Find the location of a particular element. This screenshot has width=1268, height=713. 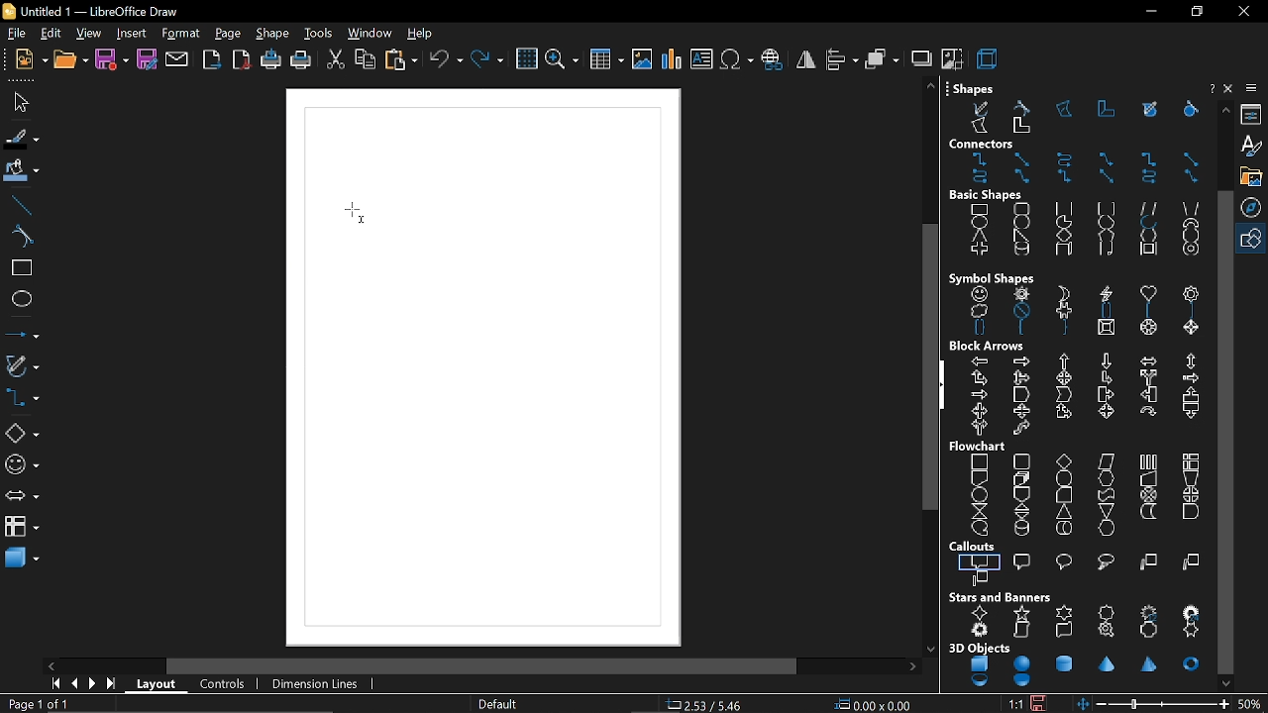

manual preparation is located at coordinates (1191, 477).